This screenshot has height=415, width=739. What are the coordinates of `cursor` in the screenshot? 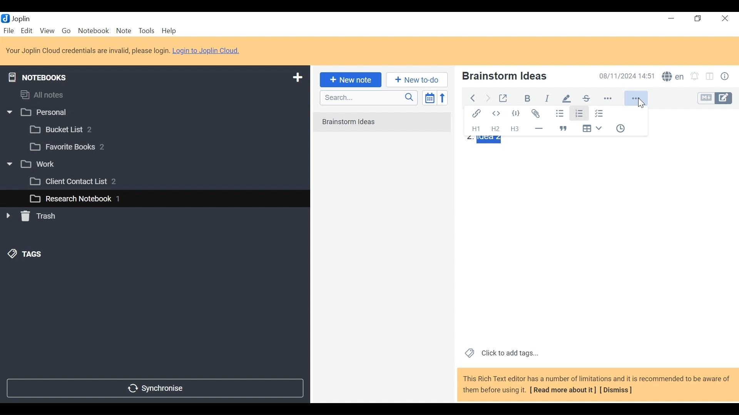 It's located at (643, 102).